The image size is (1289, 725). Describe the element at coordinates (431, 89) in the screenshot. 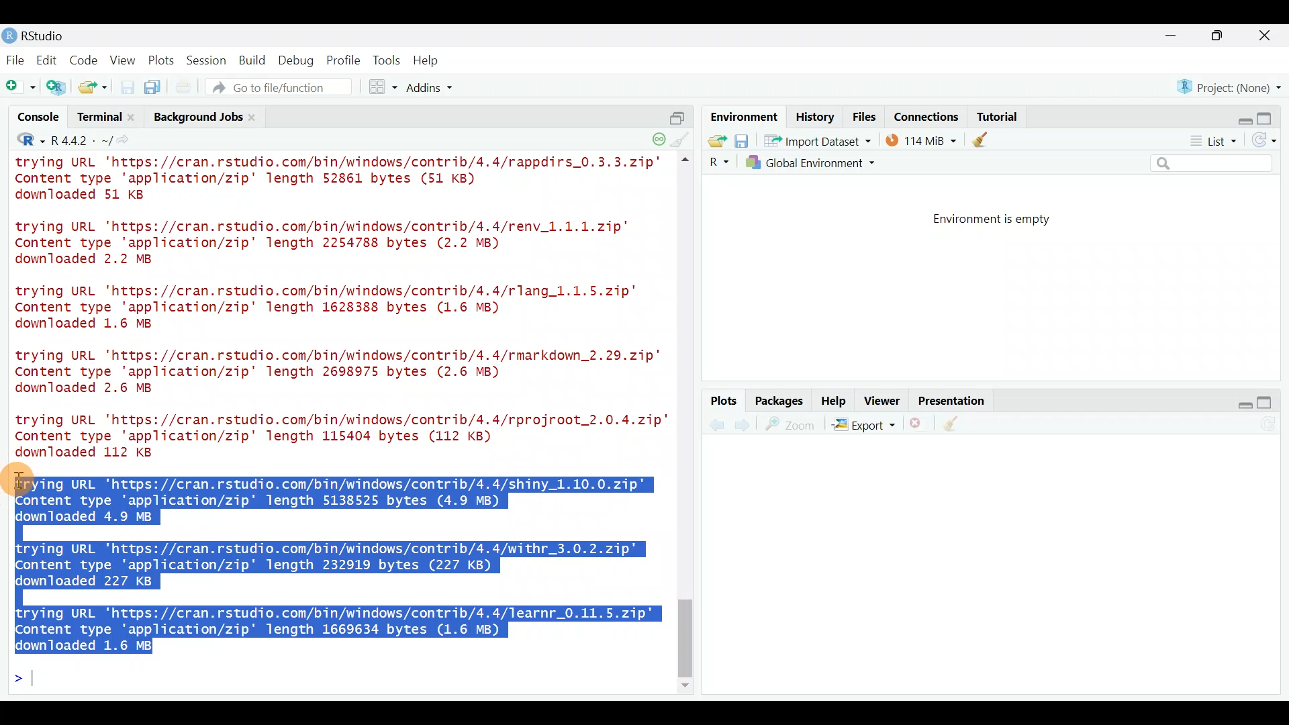

I see `Addins` at that location.